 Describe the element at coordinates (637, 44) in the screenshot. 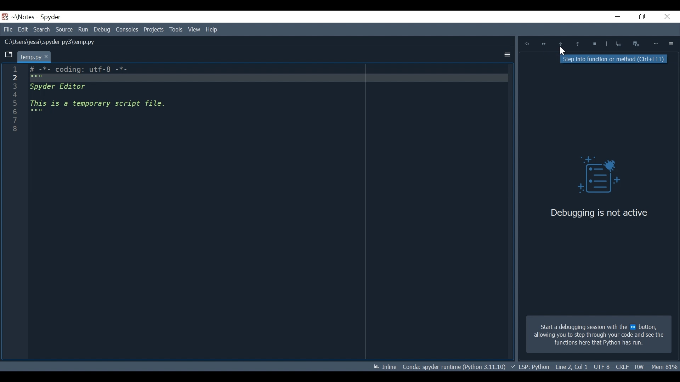

I see `Interrupt execution and start the debugger` at that location.